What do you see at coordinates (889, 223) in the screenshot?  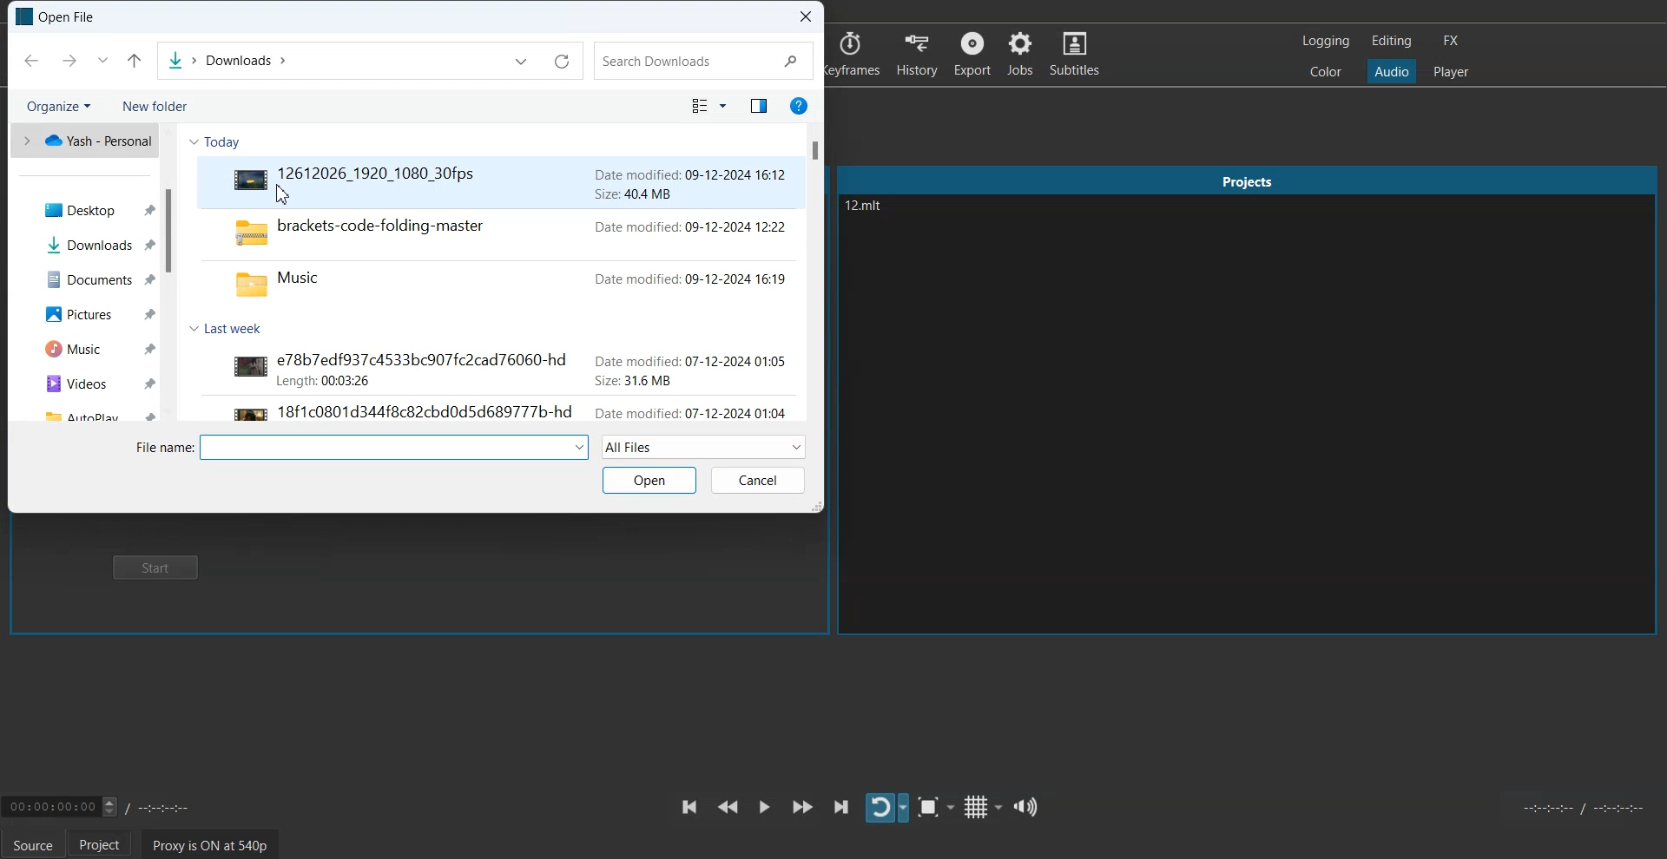 I see `Text 1` at bounding box center [889, 223].